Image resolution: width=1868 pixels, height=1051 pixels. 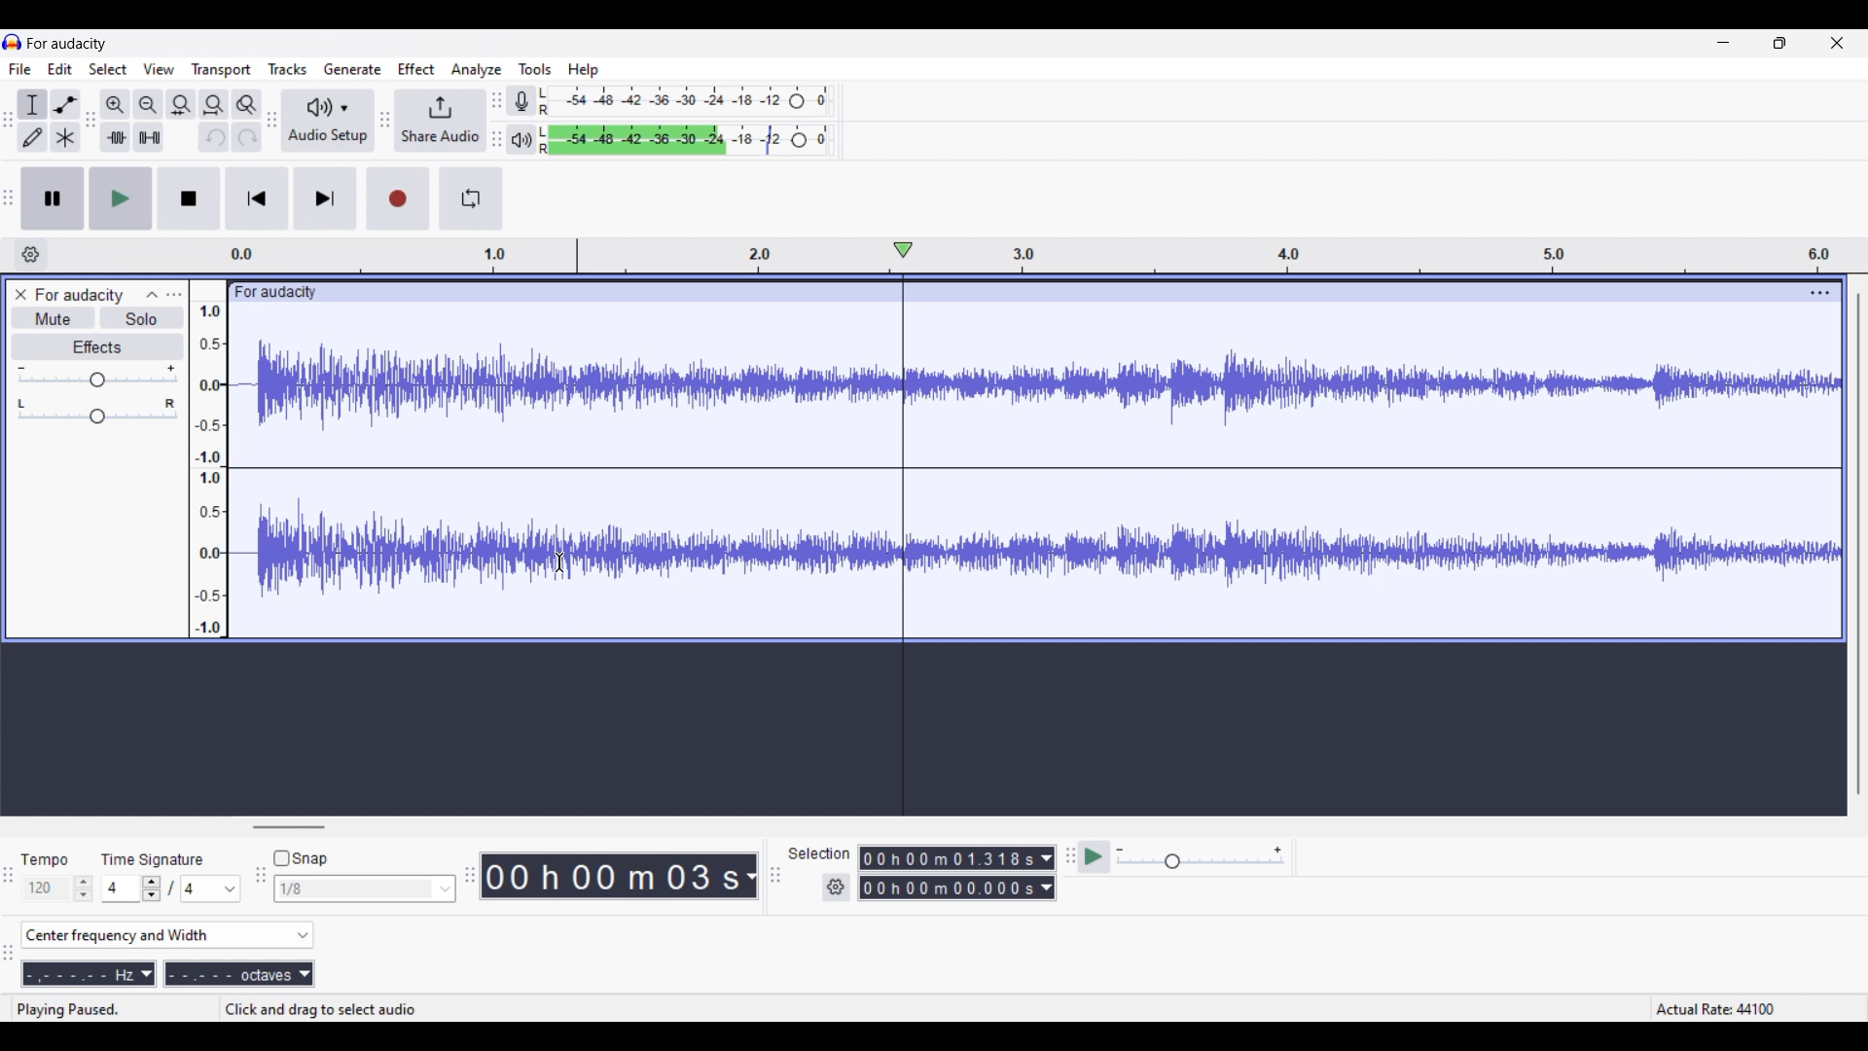 What do you see at coordinates (121, 199) in the screenshot?
I see `Play/Play once` at bounding box center [121, 199].